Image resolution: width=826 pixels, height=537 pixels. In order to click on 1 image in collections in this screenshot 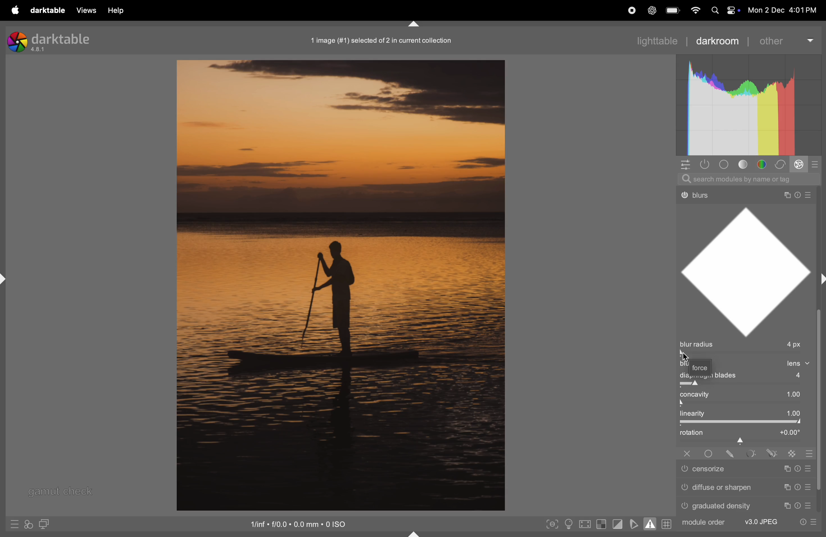, I will do `click(385, 40)`.